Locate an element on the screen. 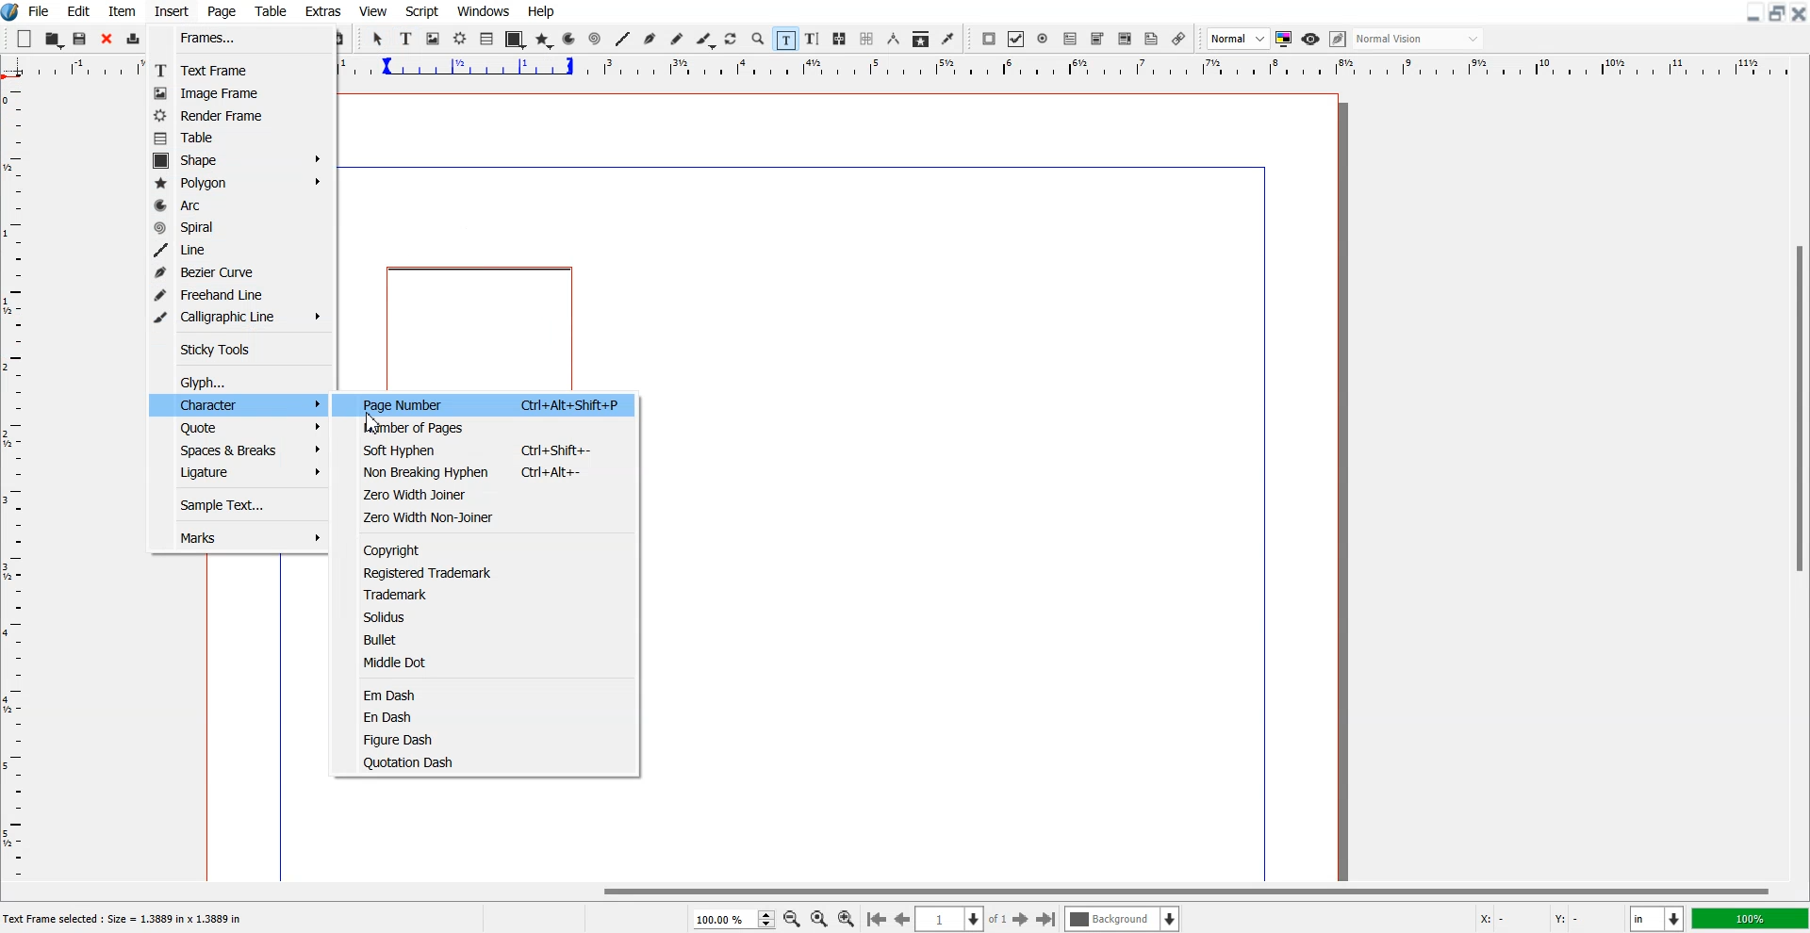 This screenshot has width=1810, height=933. Eye dropper is located at coordinates (947, 39).